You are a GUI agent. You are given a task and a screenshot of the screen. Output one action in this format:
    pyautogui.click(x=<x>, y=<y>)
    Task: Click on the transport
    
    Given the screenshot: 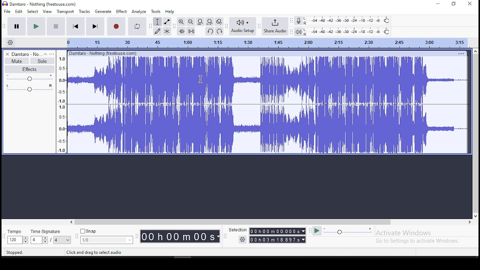 What is the action you would take?
    pyautogui.click(x=65, y=11)
    